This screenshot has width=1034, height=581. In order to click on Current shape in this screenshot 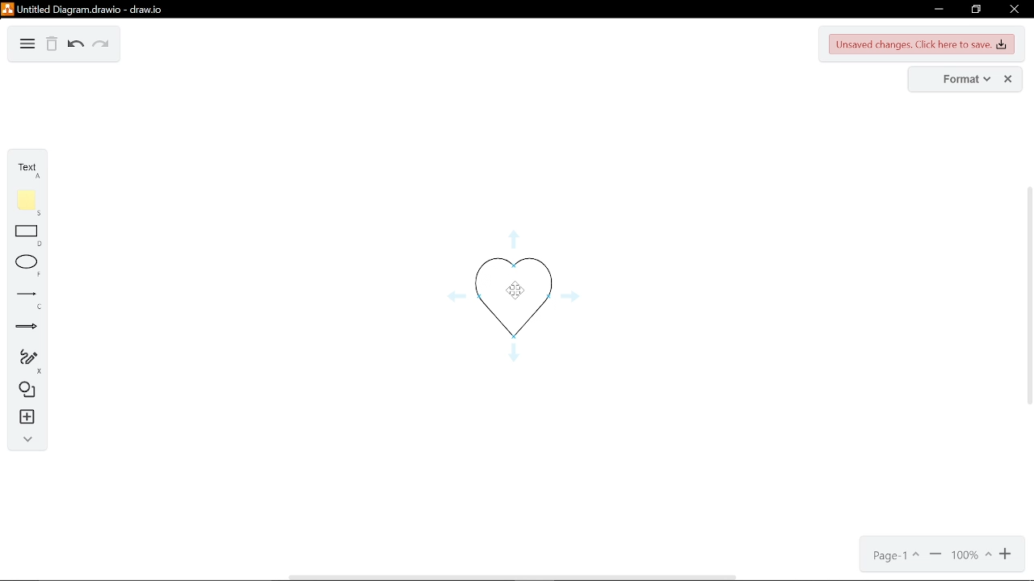, I will do `click(507, 311)`.